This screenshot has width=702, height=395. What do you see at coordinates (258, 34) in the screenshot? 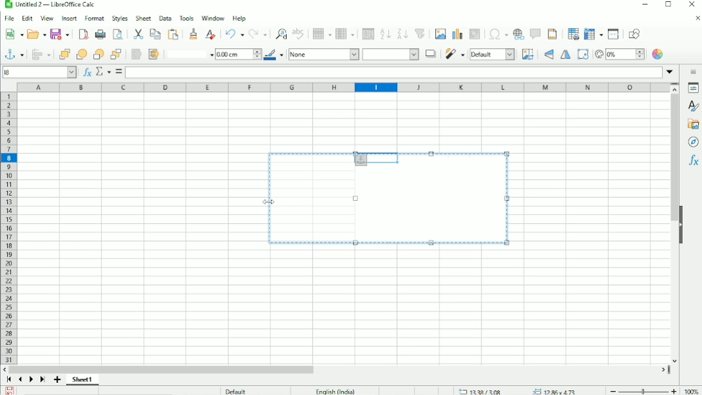
I see `Redo` at bounding box center [258, 34].